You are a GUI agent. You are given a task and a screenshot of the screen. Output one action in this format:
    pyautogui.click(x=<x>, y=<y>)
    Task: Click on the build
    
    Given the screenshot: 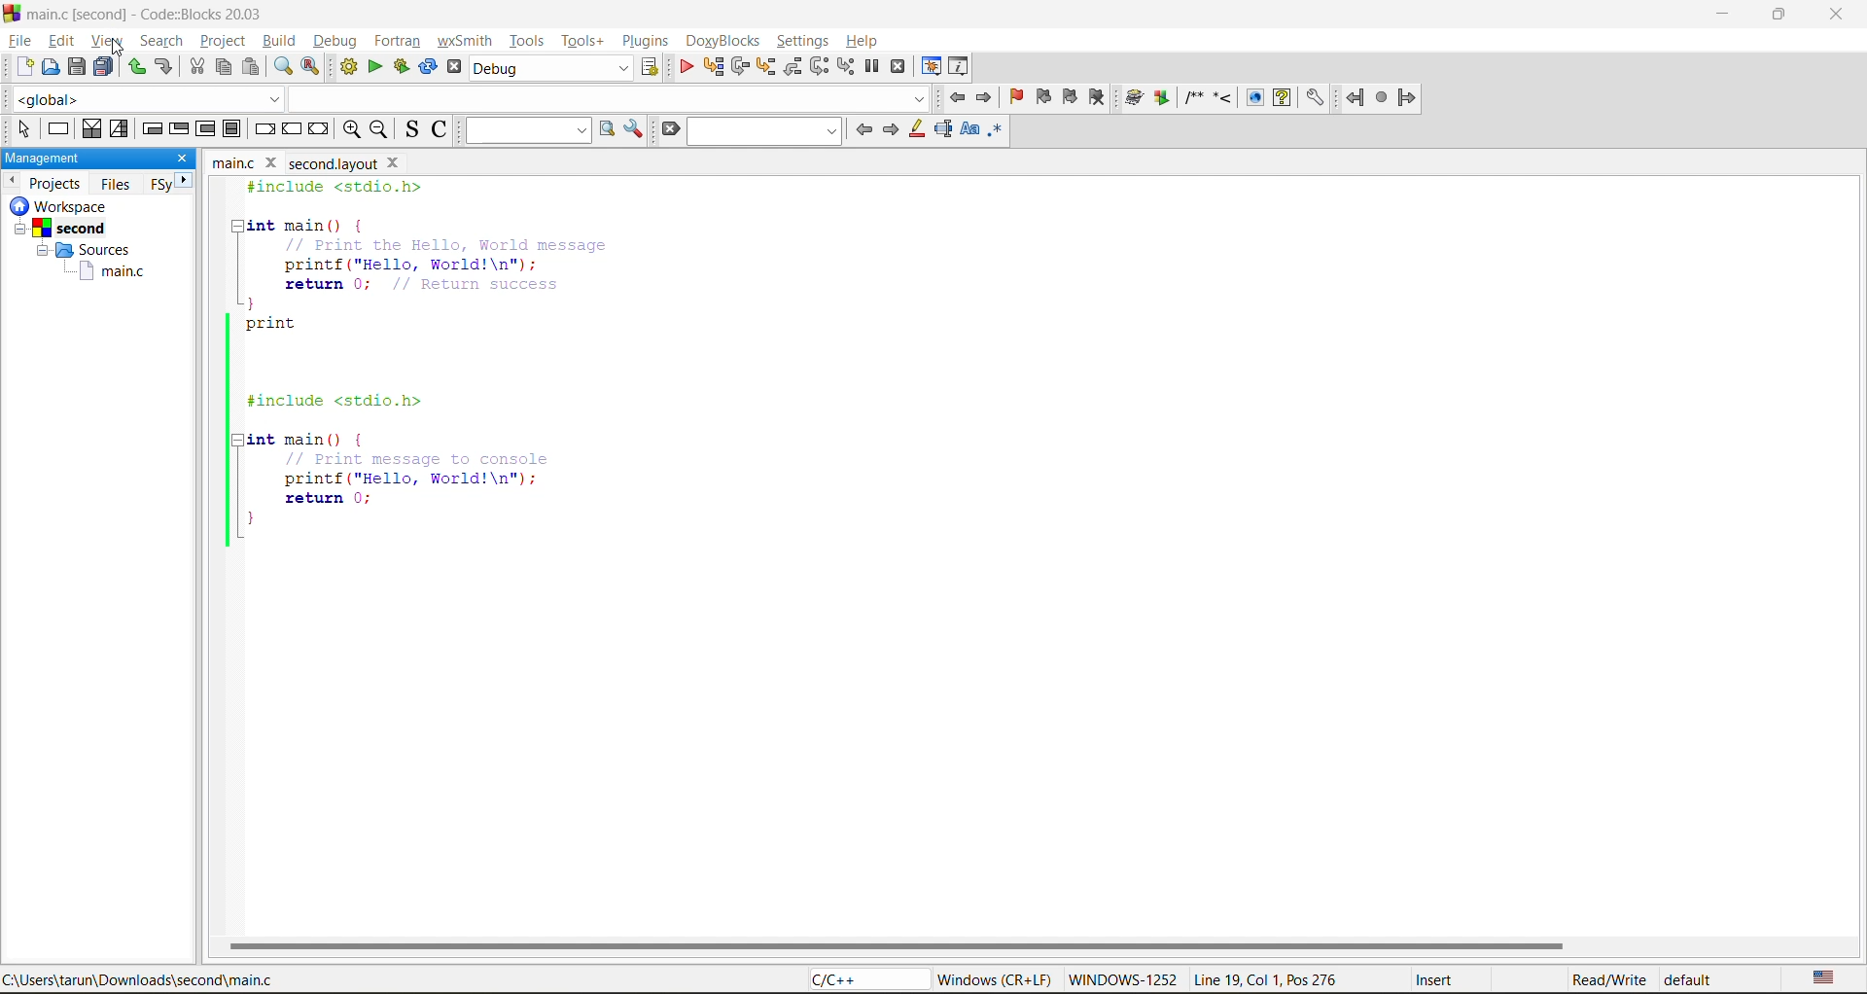 What is the action you would take?
    pyautogui.click(x=347, y=67)
    